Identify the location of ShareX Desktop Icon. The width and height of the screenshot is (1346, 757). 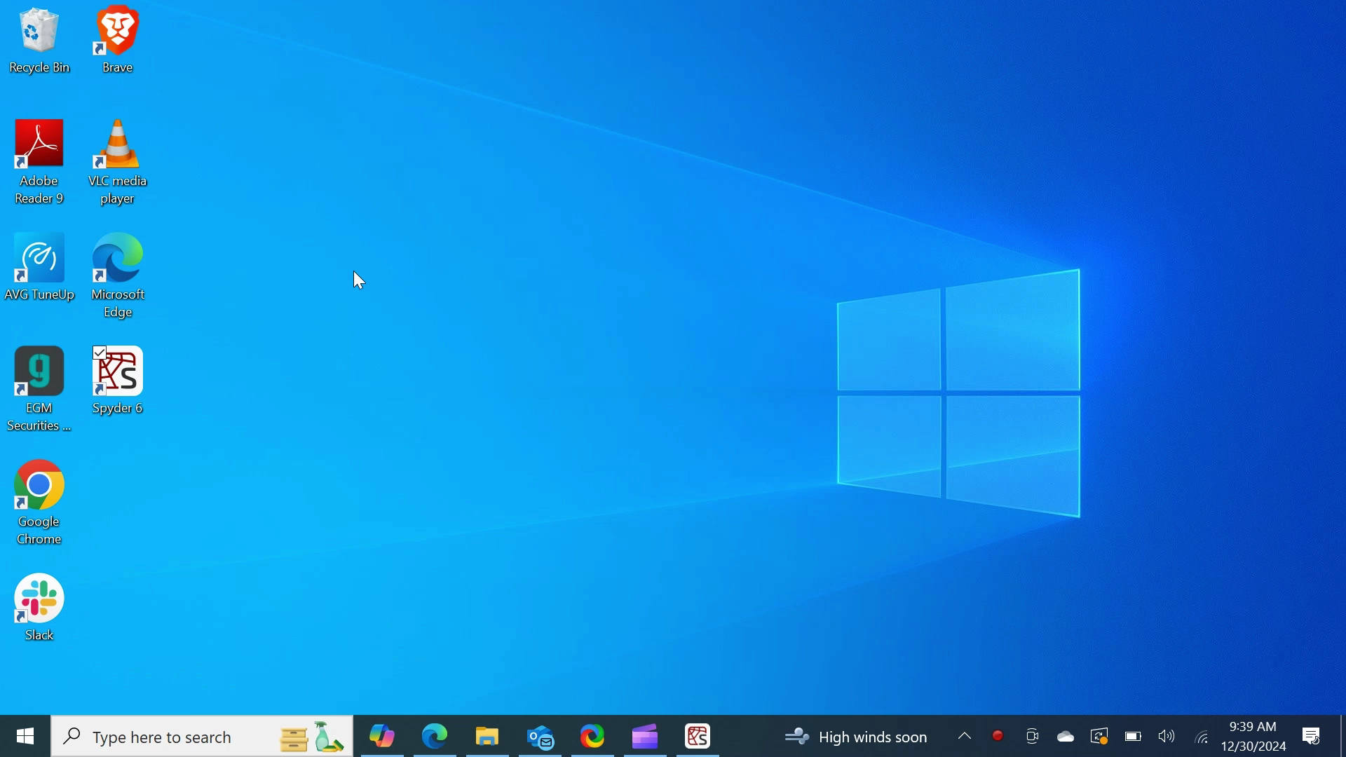
(592, 735).